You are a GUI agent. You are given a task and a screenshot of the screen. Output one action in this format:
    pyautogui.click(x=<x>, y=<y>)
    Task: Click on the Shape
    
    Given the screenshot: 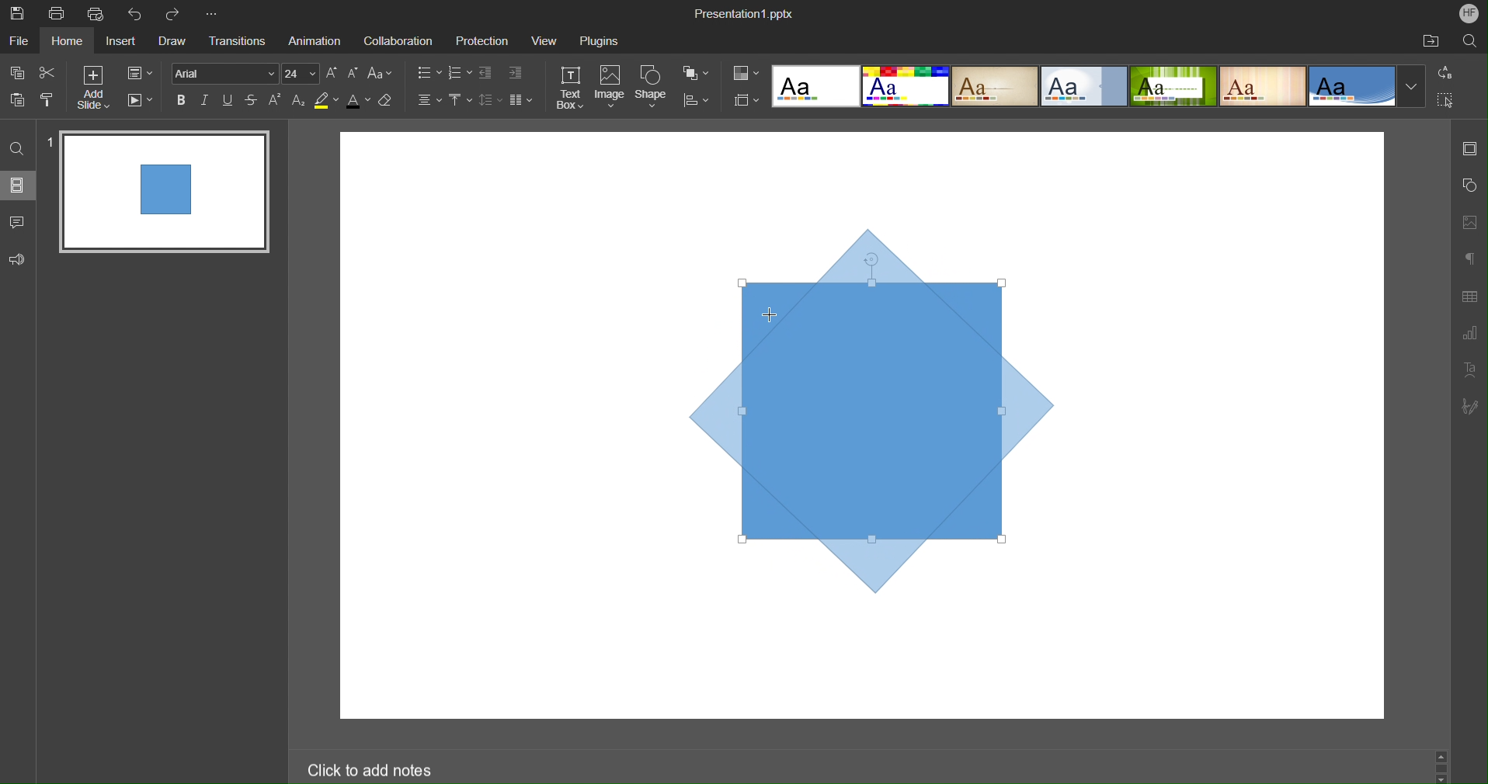 What is the action you would take?
    pyautogui.click(x=652, y=87)
    